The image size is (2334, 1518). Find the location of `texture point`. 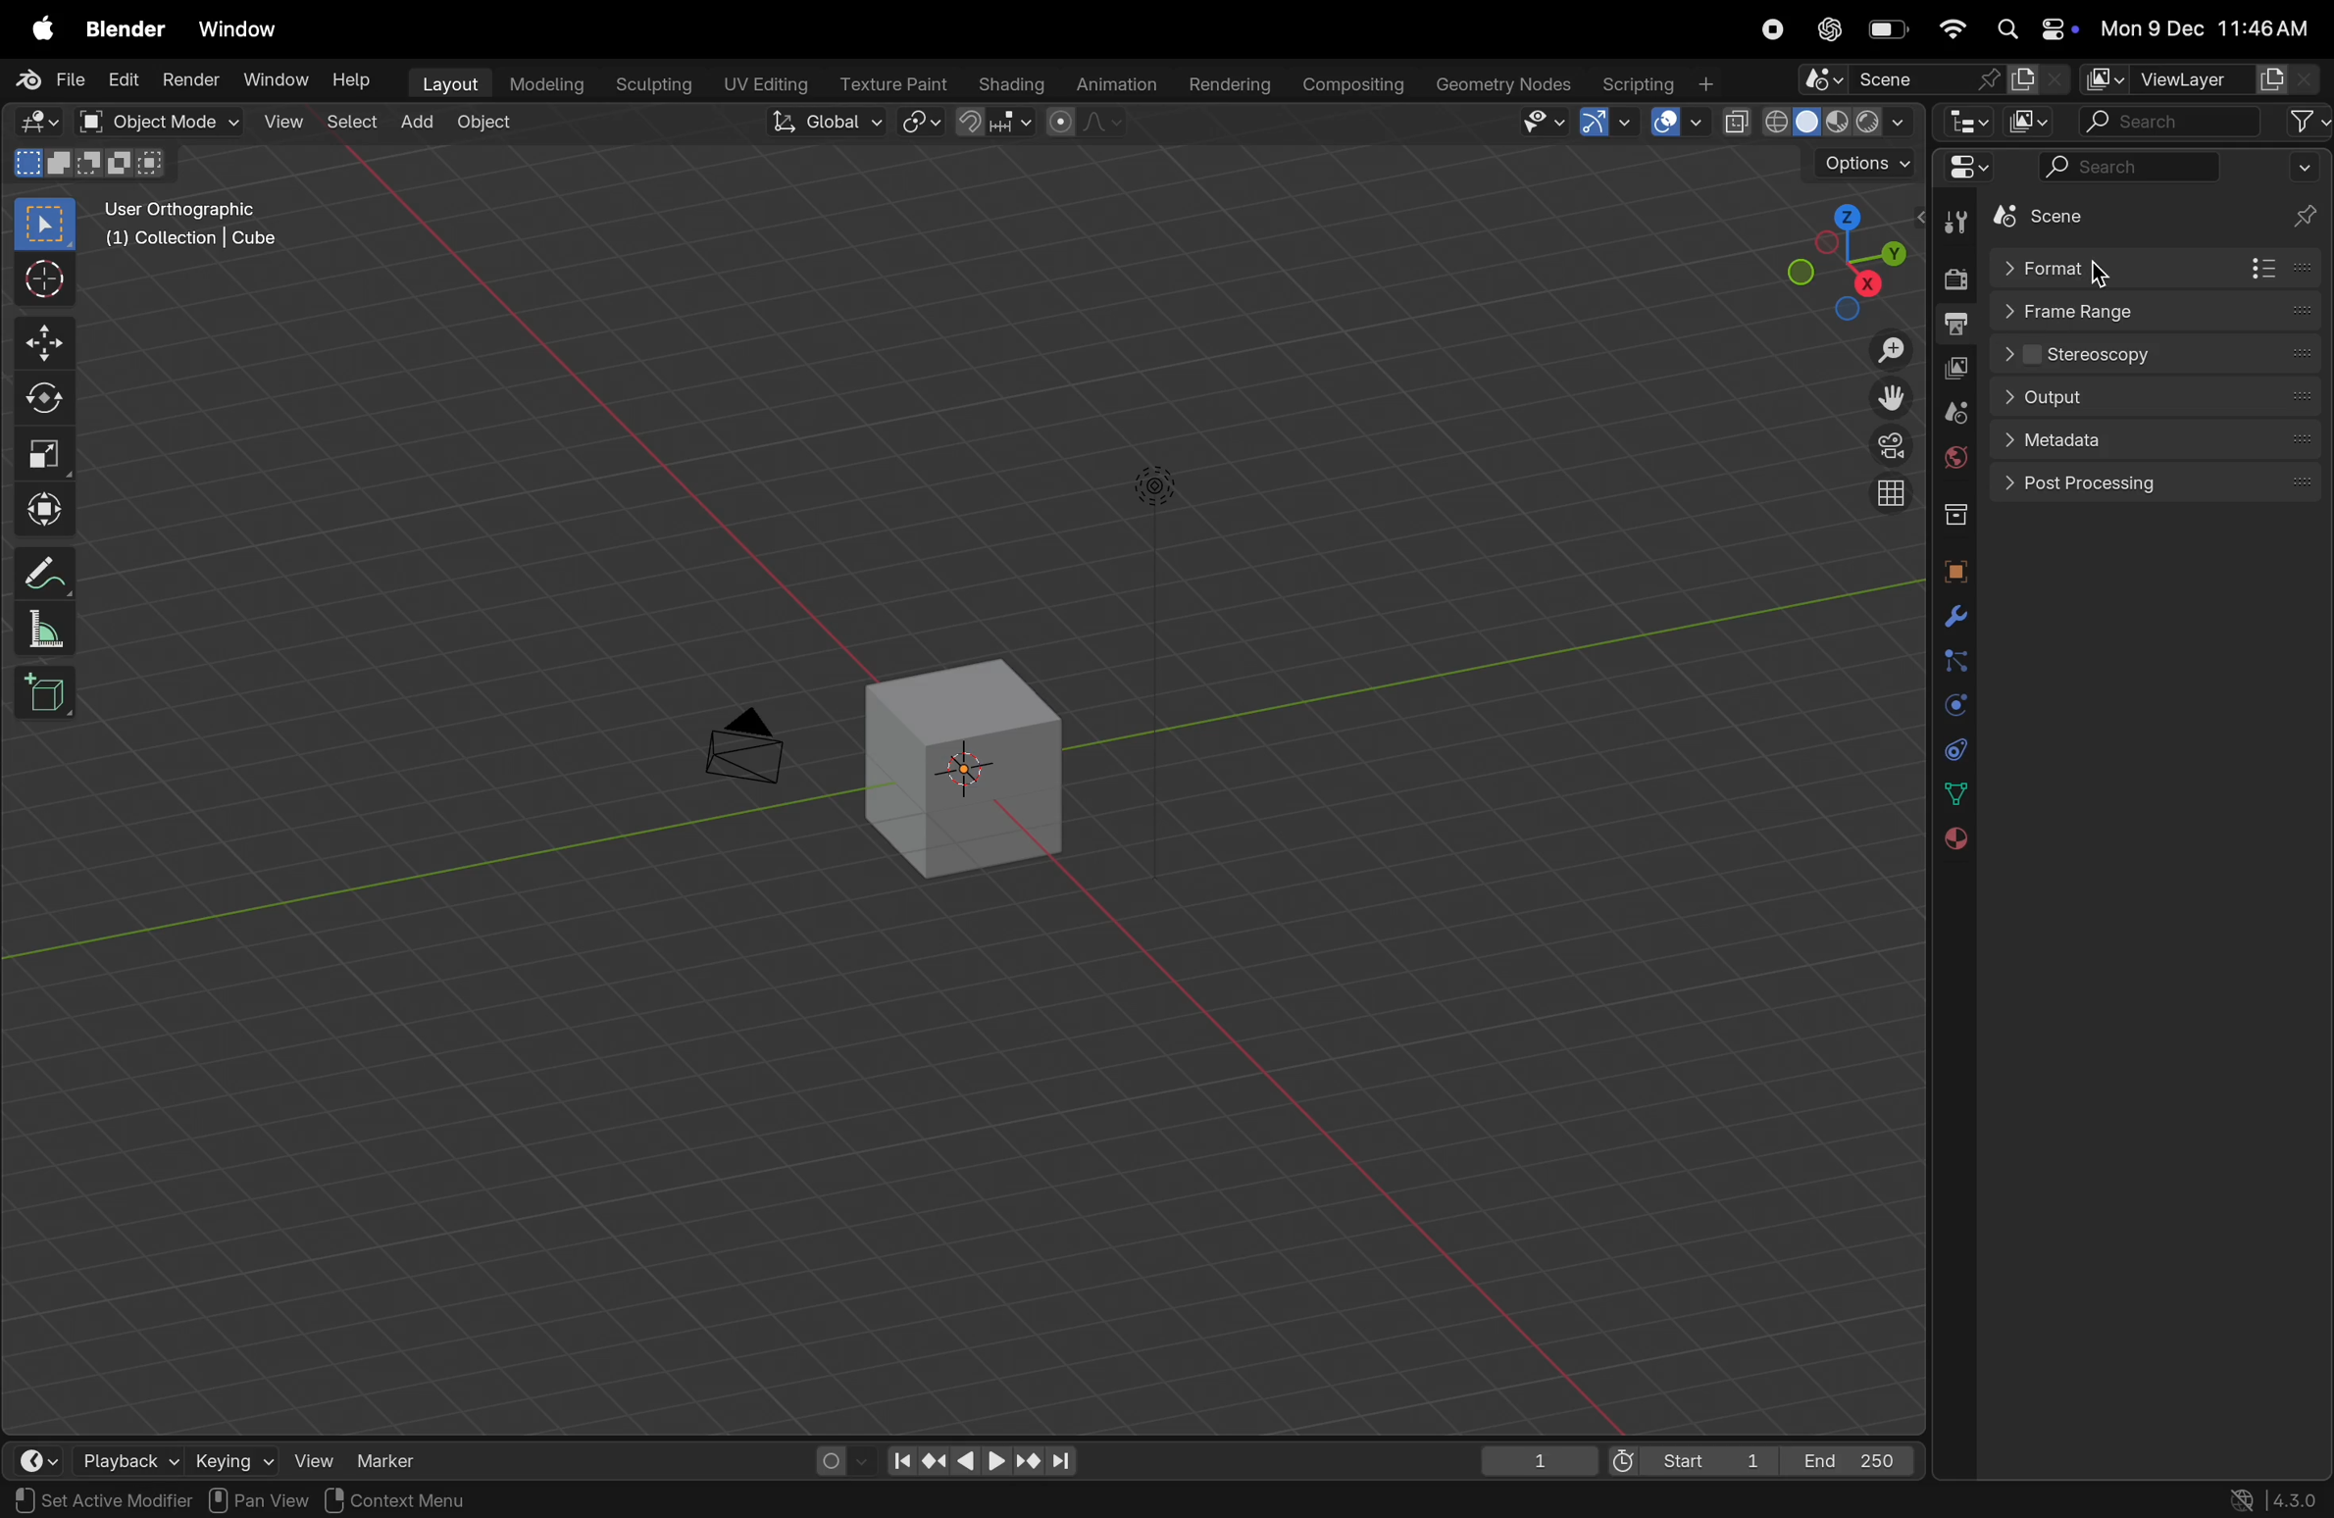

texture point is located at coordinates (894, 82).